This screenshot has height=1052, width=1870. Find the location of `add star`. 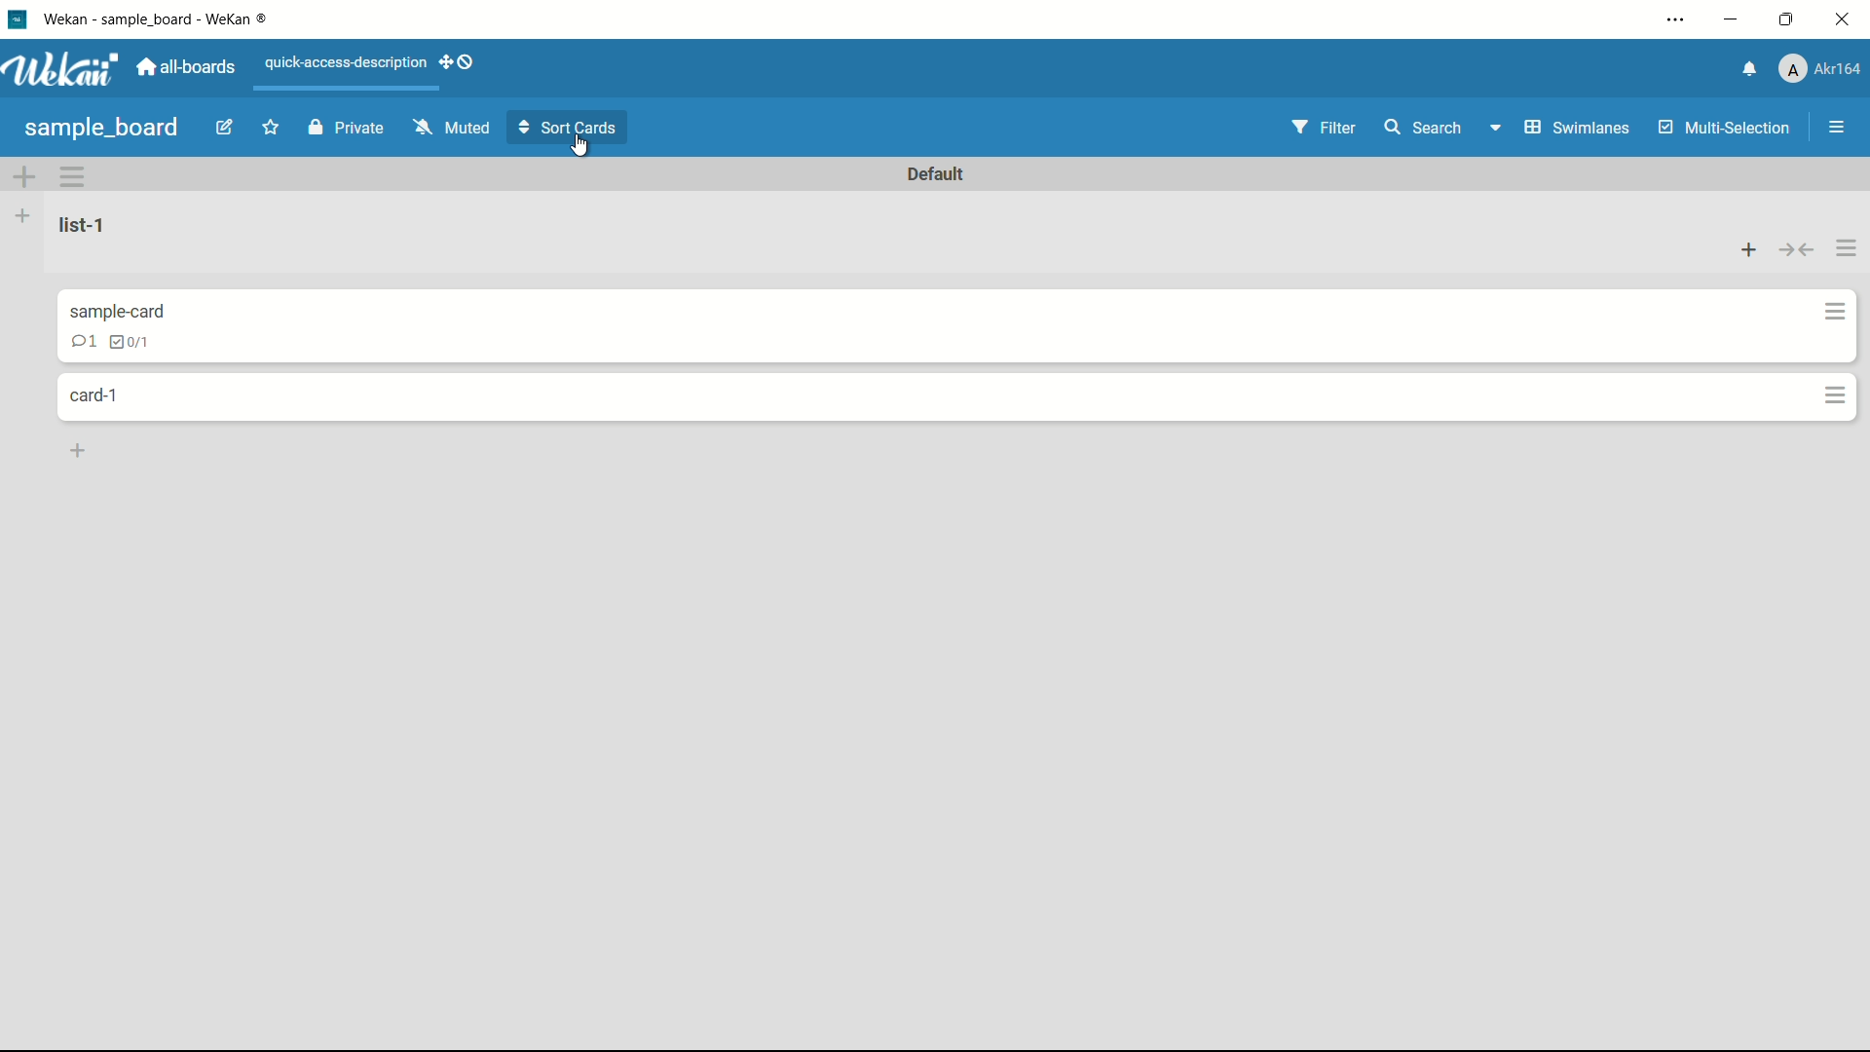

add star is located at coordinates (273, 128).